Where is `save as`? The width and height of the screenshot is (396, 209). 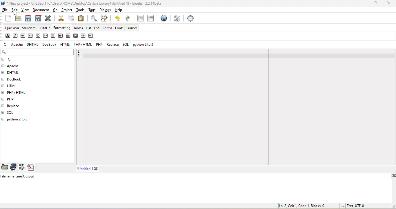
save as is located at coordinates (37, 18).